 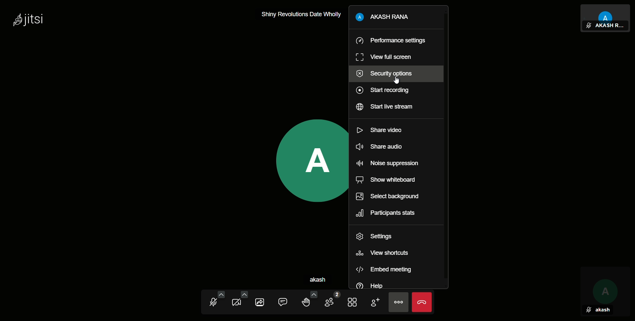 What do you see at coordinates (397, 82) in the screenshot?
I see `cursor` at bounding box center [397, 82].